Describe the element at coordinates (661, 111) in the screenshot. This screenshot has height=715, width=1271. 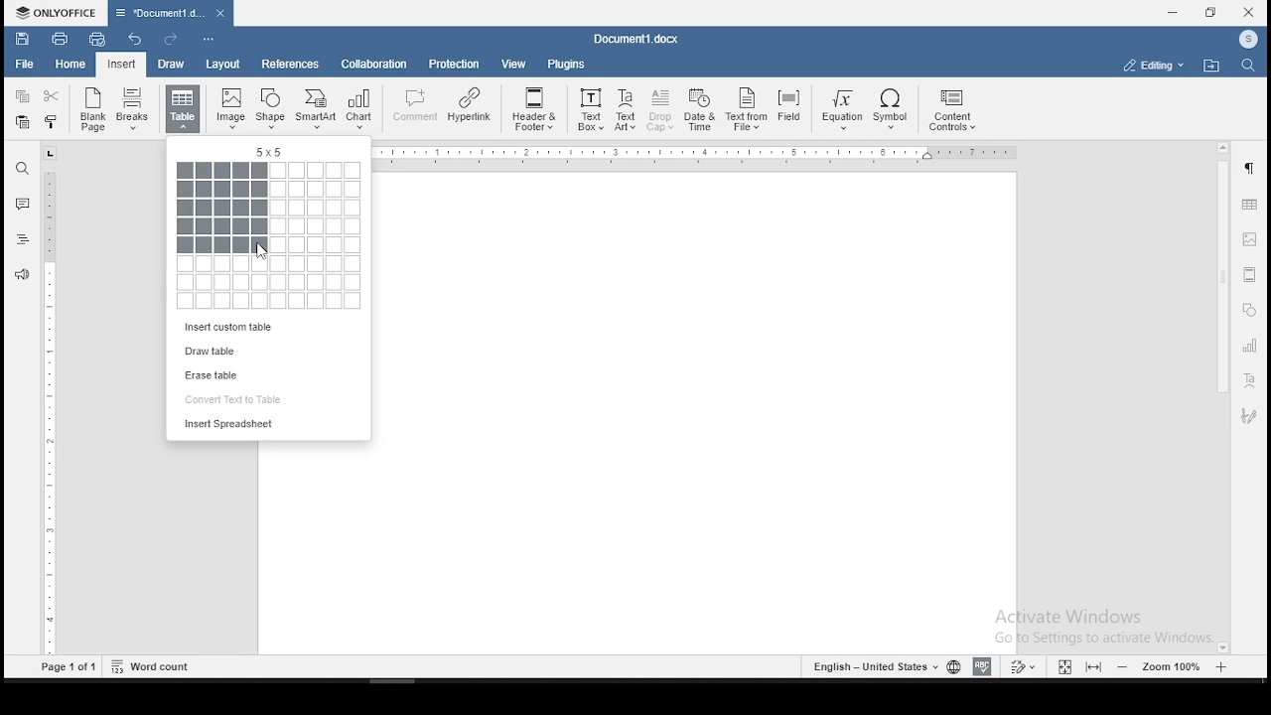
I see `Drop Cap` at that location.